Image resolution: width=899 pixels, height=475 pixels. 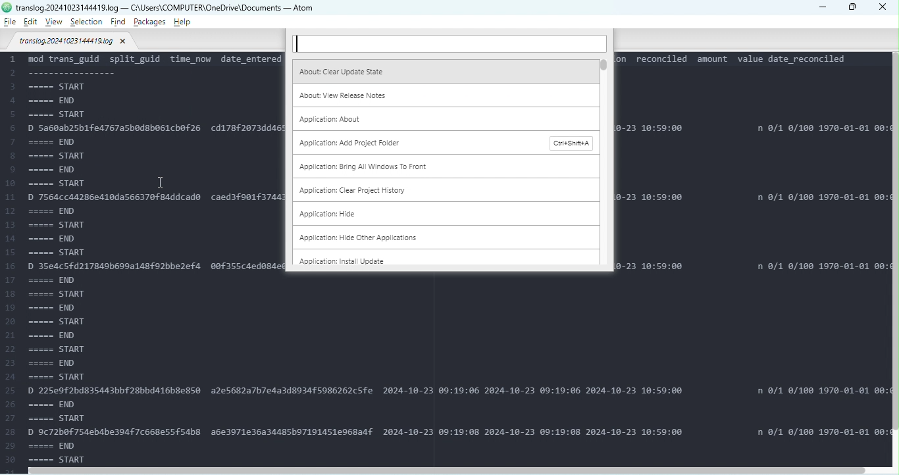 What do you see at coordinates (894, 261) in the screenshot?
I see `Vertical scroll bar` at bounding box center [894, 261].